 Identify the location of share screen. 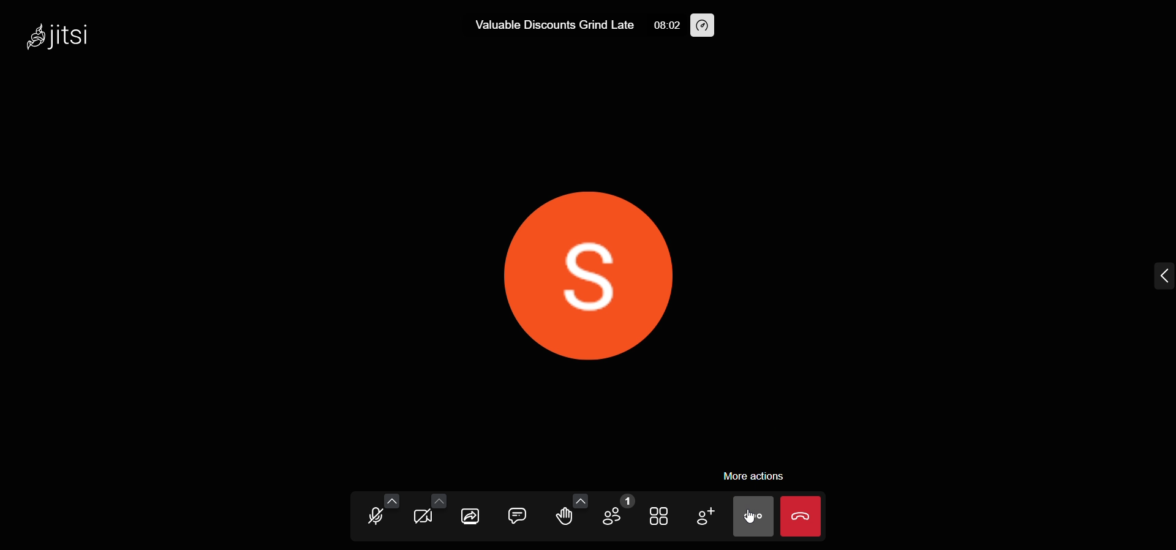
(470, 515).